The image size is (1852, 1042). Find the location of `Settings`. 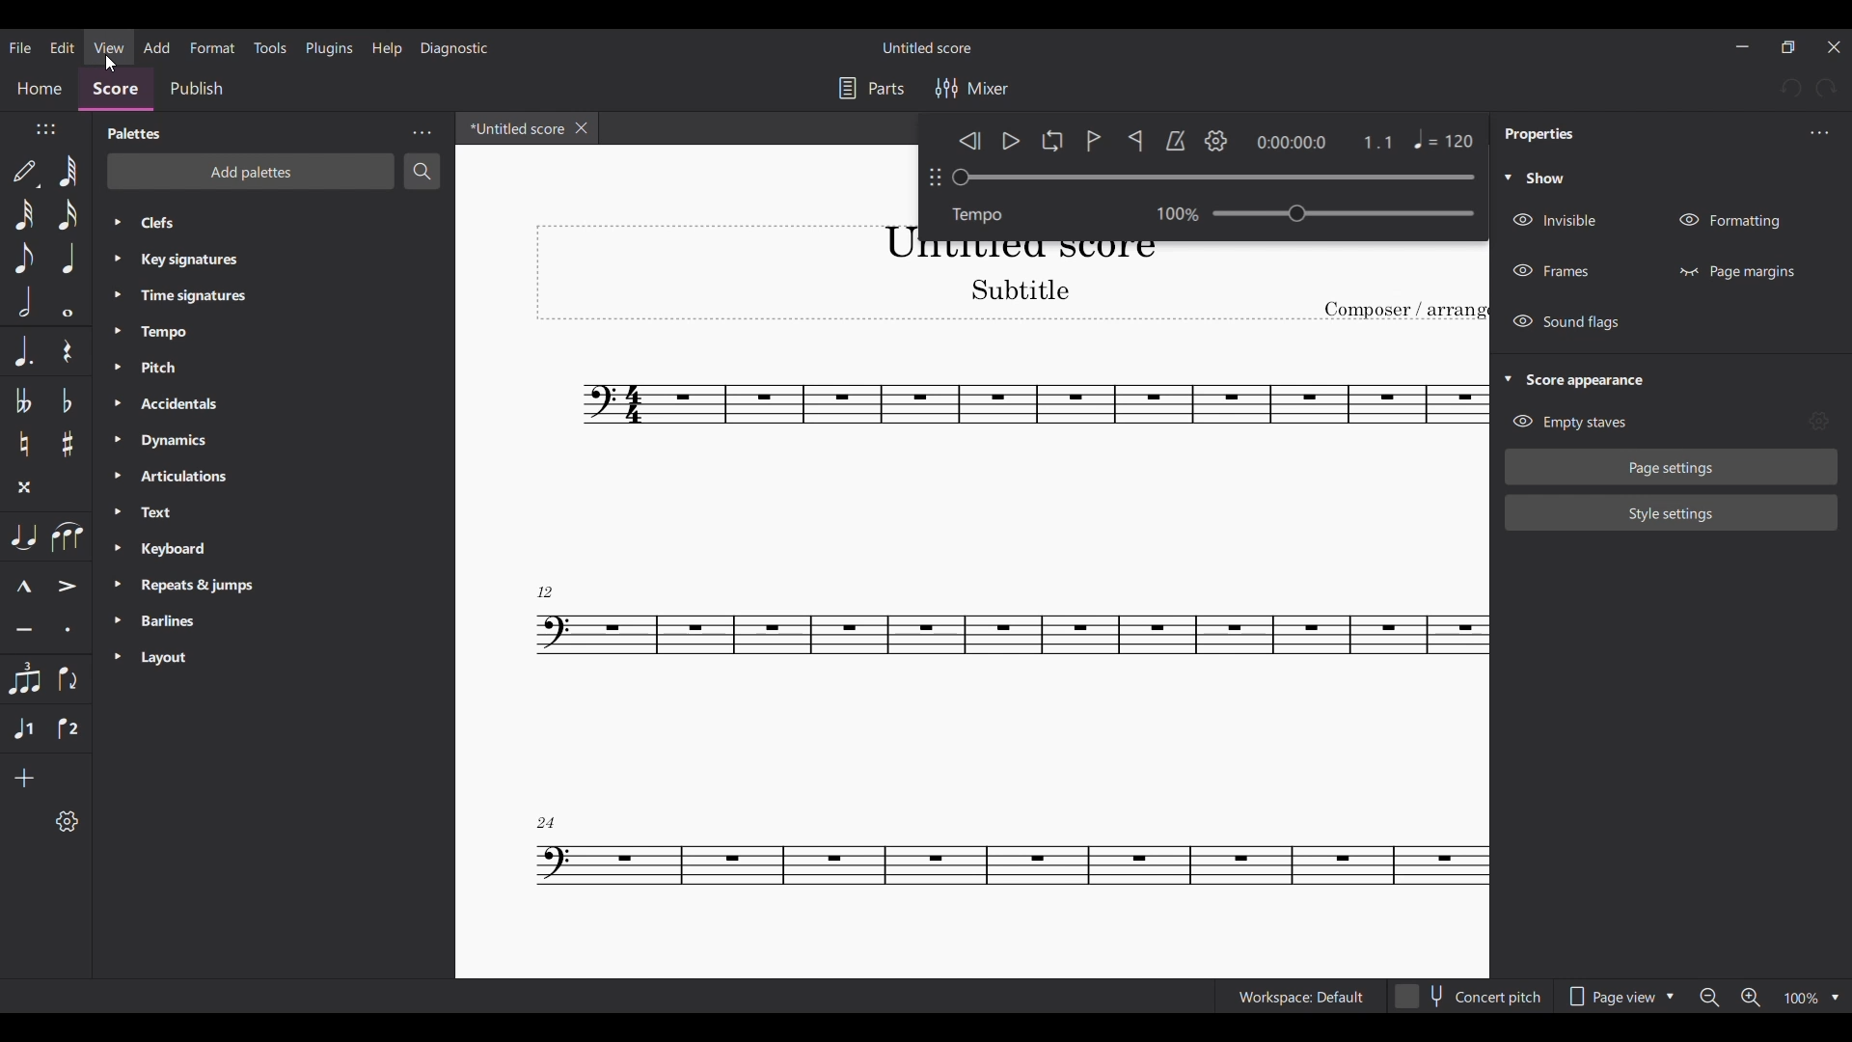

Settings is located at coordinates (1216, 141).